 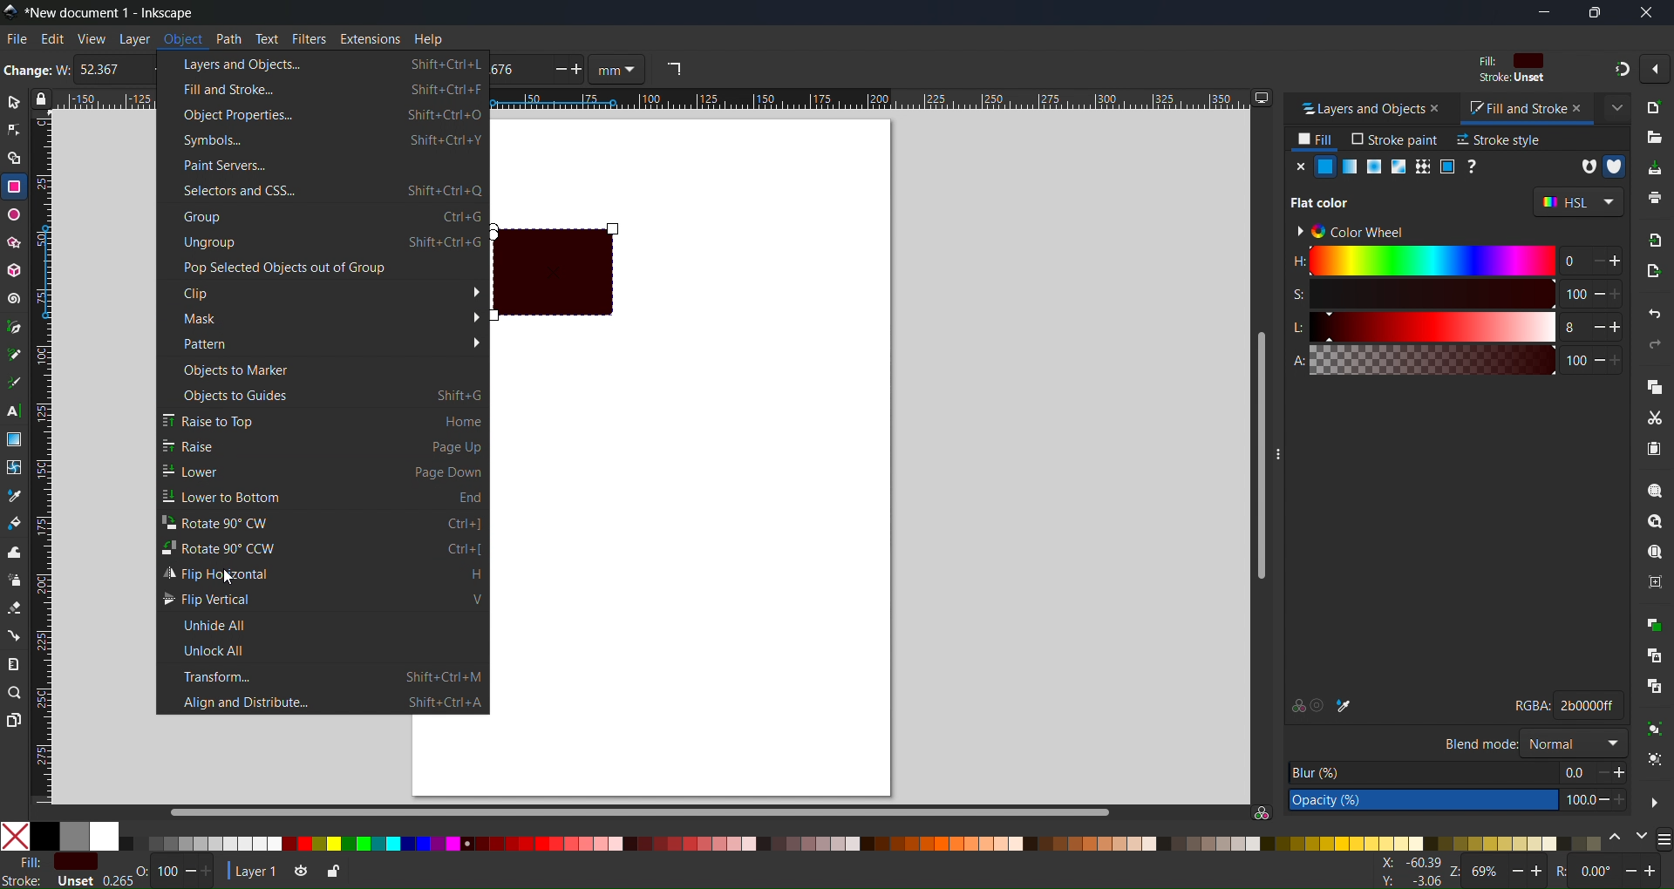 I want to click on Flat color, so click(x=75, y=861).